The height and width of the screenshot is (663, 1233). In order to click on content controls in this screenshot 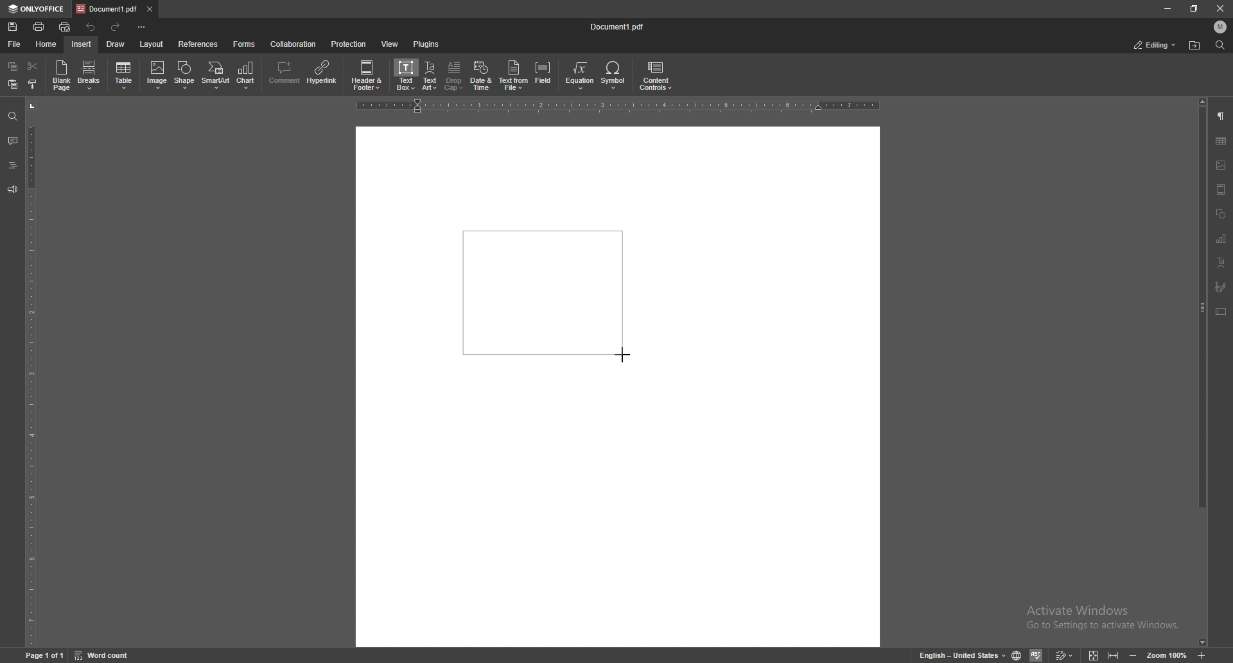, I will do `click(655, 76)`.